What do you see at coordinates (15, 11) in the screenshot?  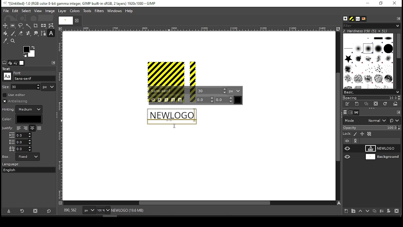 I see `edit` at bounding box center [15, 11].